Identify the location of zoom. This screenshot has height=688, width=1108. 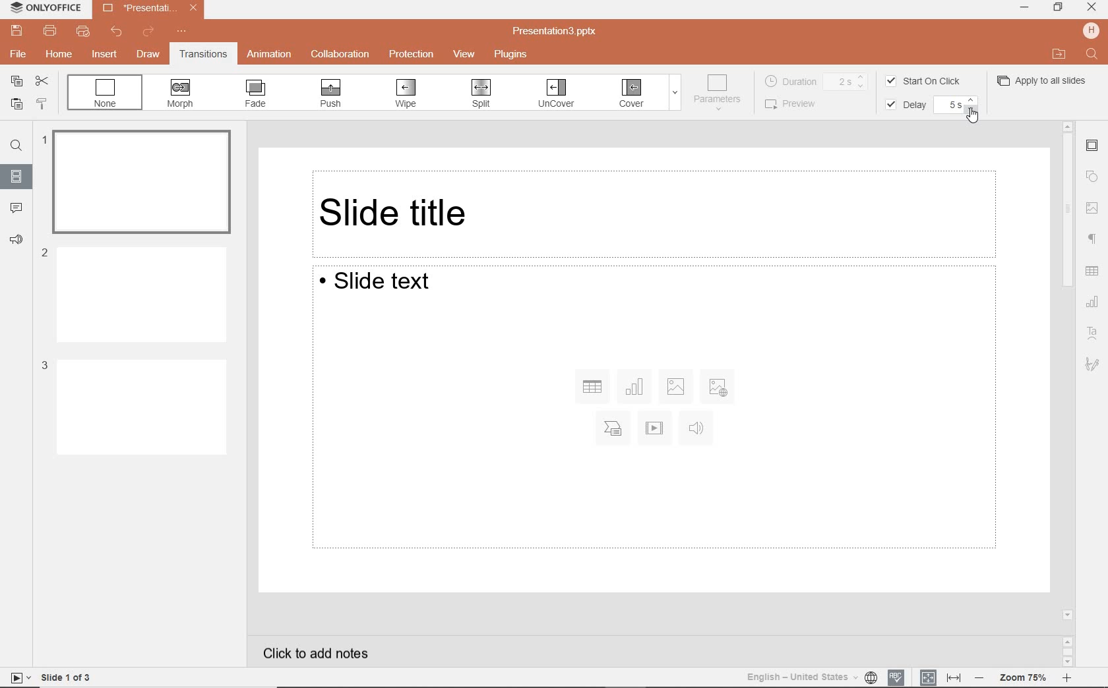
(1024, 677).